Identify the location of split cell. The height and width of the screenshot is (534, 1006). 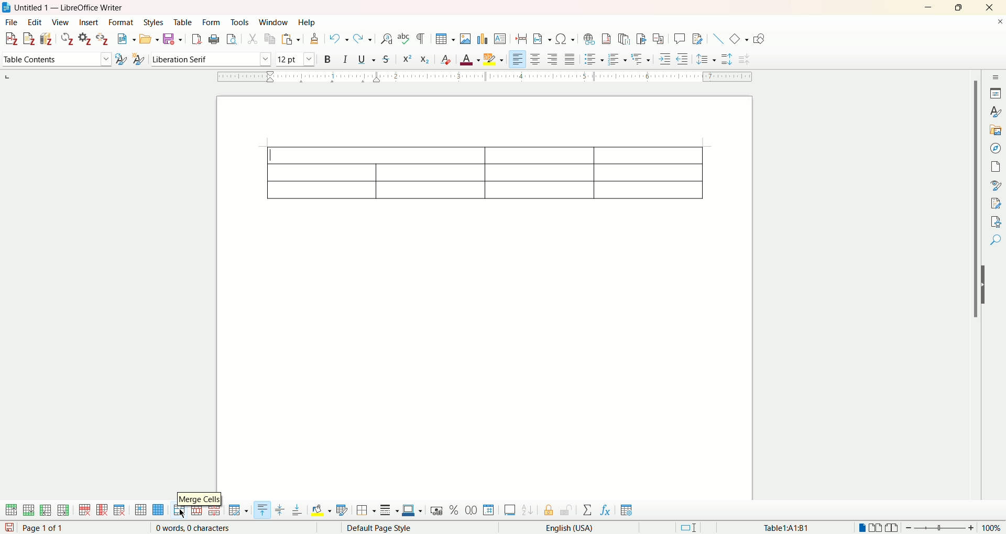
(196, 510).